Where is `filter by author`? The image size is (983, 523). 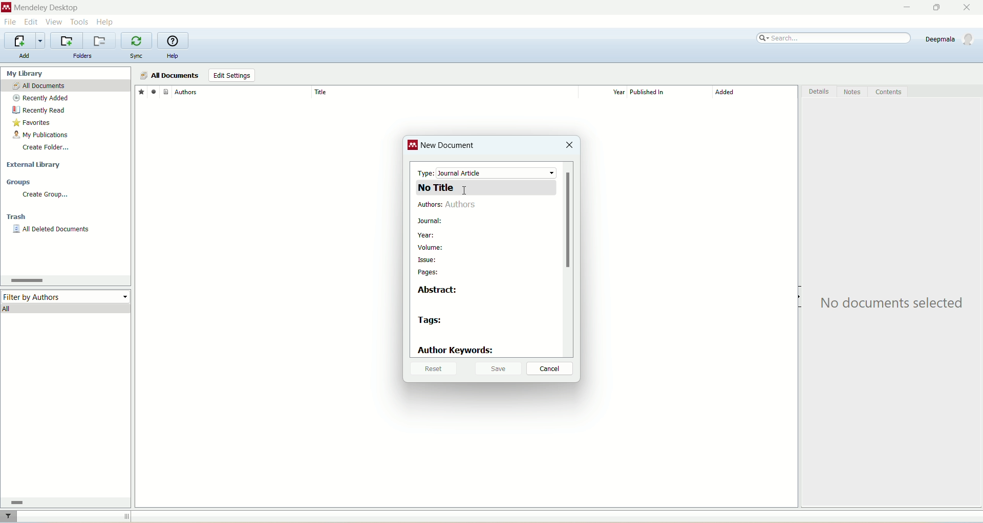 filter by author is located at coordinates (67, 296).